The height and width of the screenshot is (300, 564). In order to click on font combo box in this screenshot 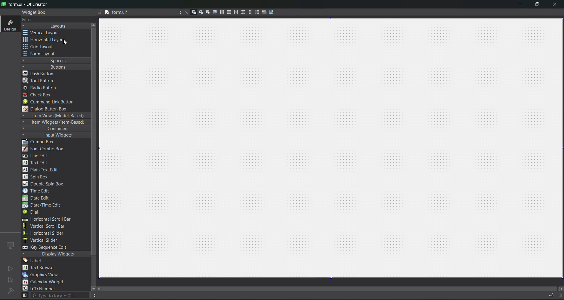, I will do `click(45, 149)`.